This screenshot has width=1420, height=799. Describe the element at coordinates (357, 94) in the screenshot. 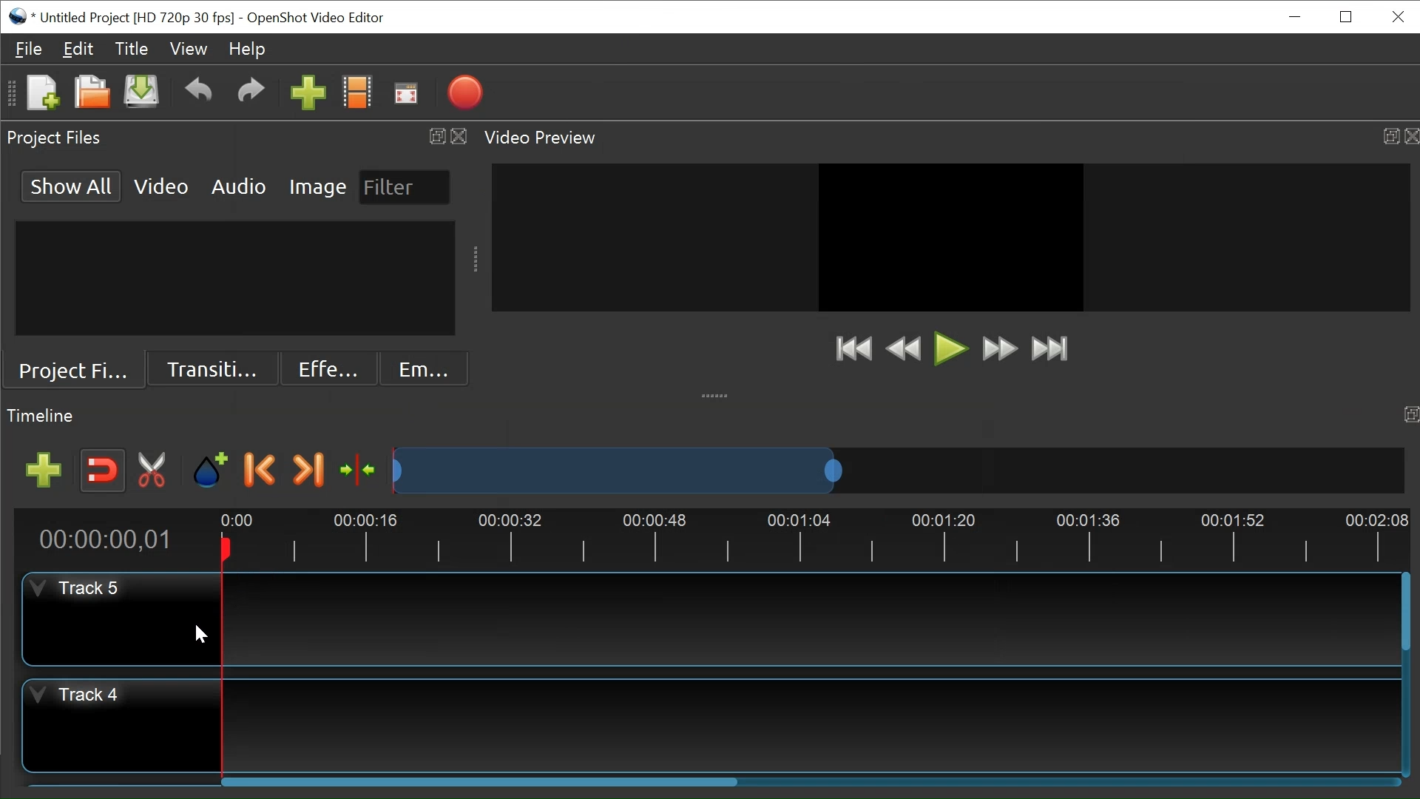

I see `Choose Profile` at that location.